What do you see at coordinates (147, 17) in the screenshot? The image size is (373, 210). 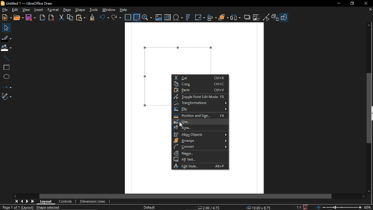 I see `Zoom` at bounding box center [147, 17].